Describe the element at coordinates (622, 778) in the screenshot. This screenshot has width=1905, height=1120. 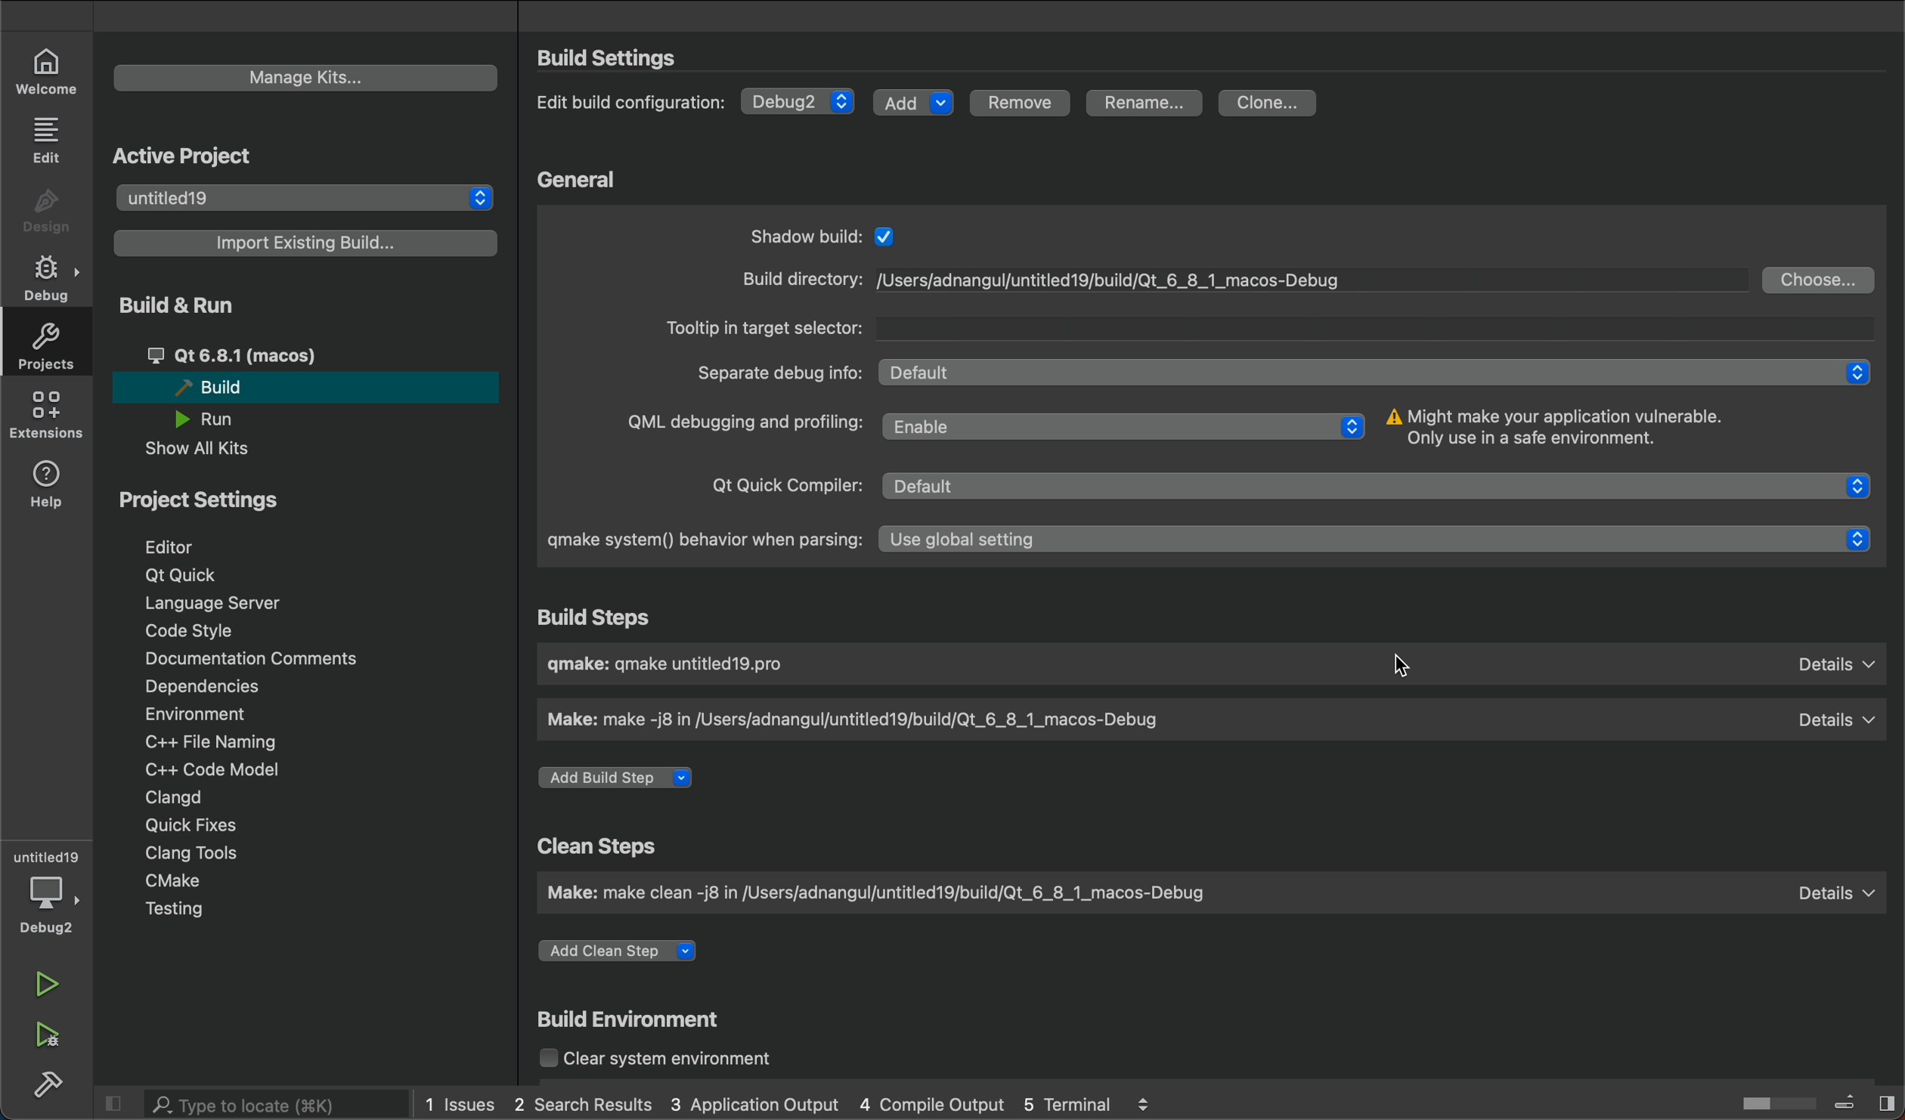
I see `add build step` at that location.